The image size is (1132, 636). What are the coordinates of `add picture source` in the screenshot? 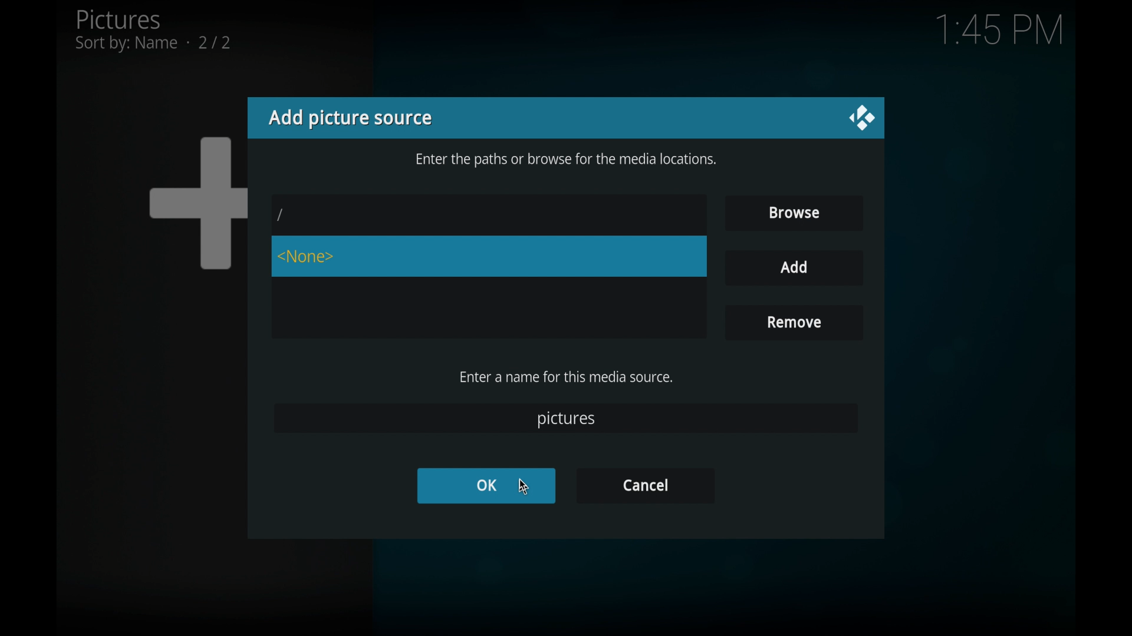 It's located at (350, 118).